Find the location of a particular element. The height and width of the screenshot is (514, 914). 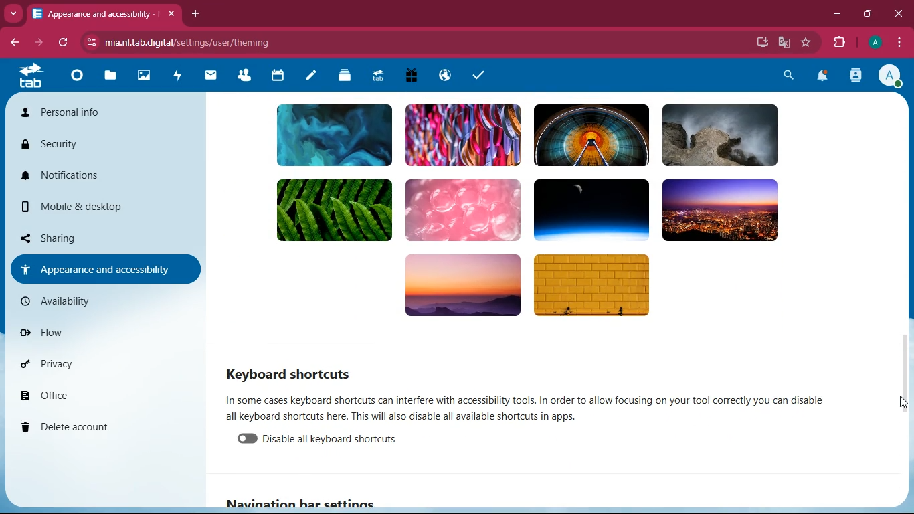

profile is located at coordinates (887, 75).